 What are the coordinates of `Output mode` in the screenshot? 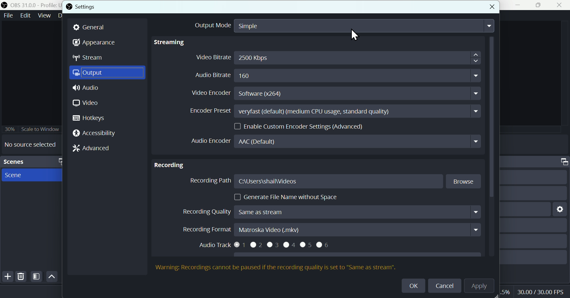 It's located at (341, 28).